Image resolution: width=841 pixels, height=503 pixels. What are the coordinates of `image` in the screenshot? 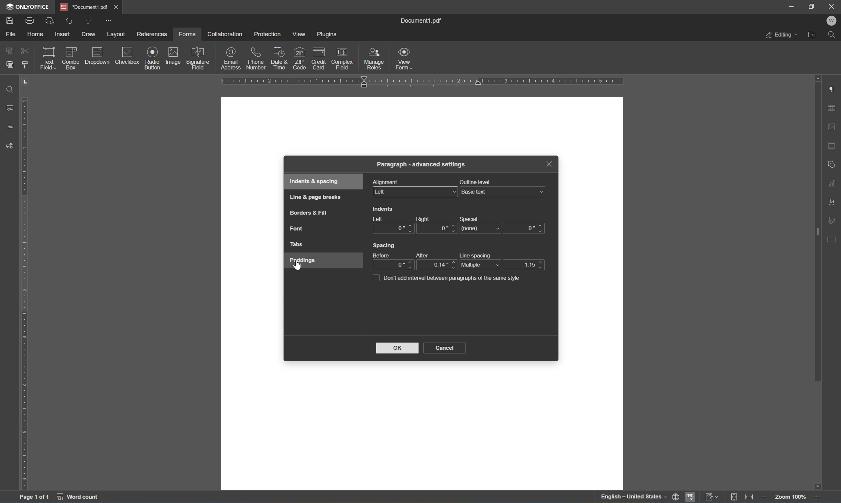 It's located at (173, 56).